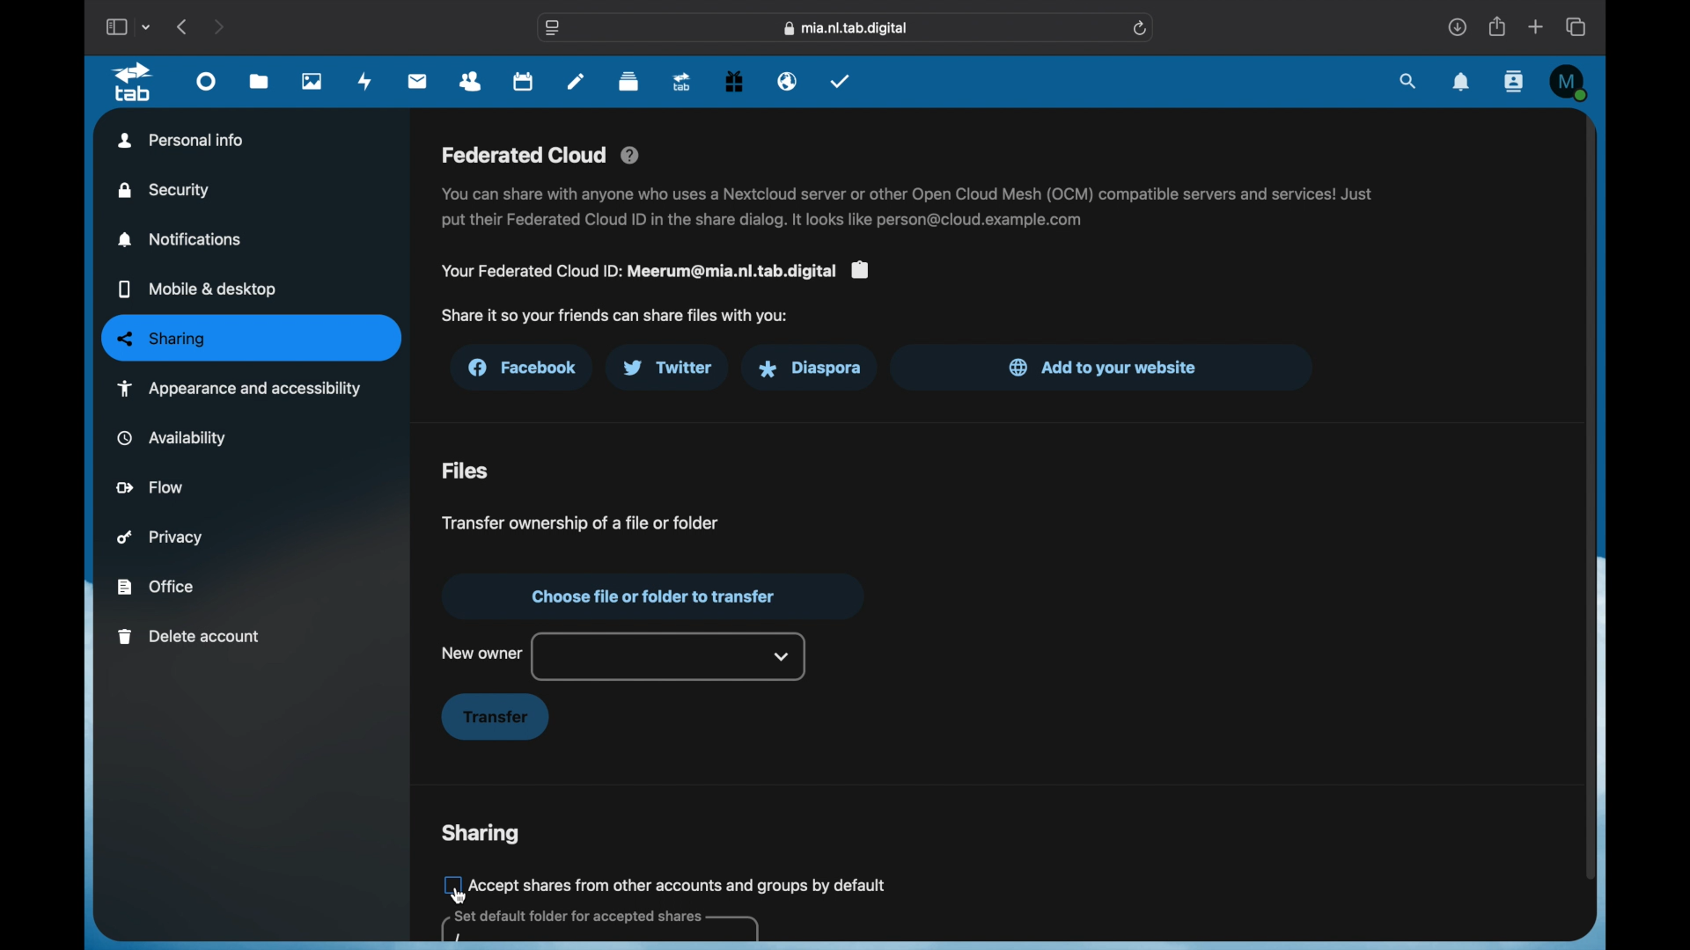  What do you see at coordinates (599, 927) in the screenshot?
I see `empty field` at bounding box center [599, 927].